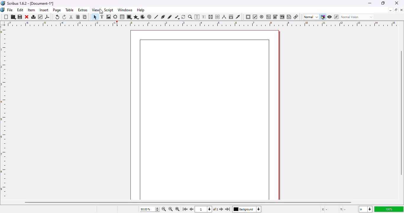 The height and width of the screenshot is (213, 404). What do you see at coordinates (229, 210) in the screenshot?
I see `go to the last page` at bounding box center [229, 210].